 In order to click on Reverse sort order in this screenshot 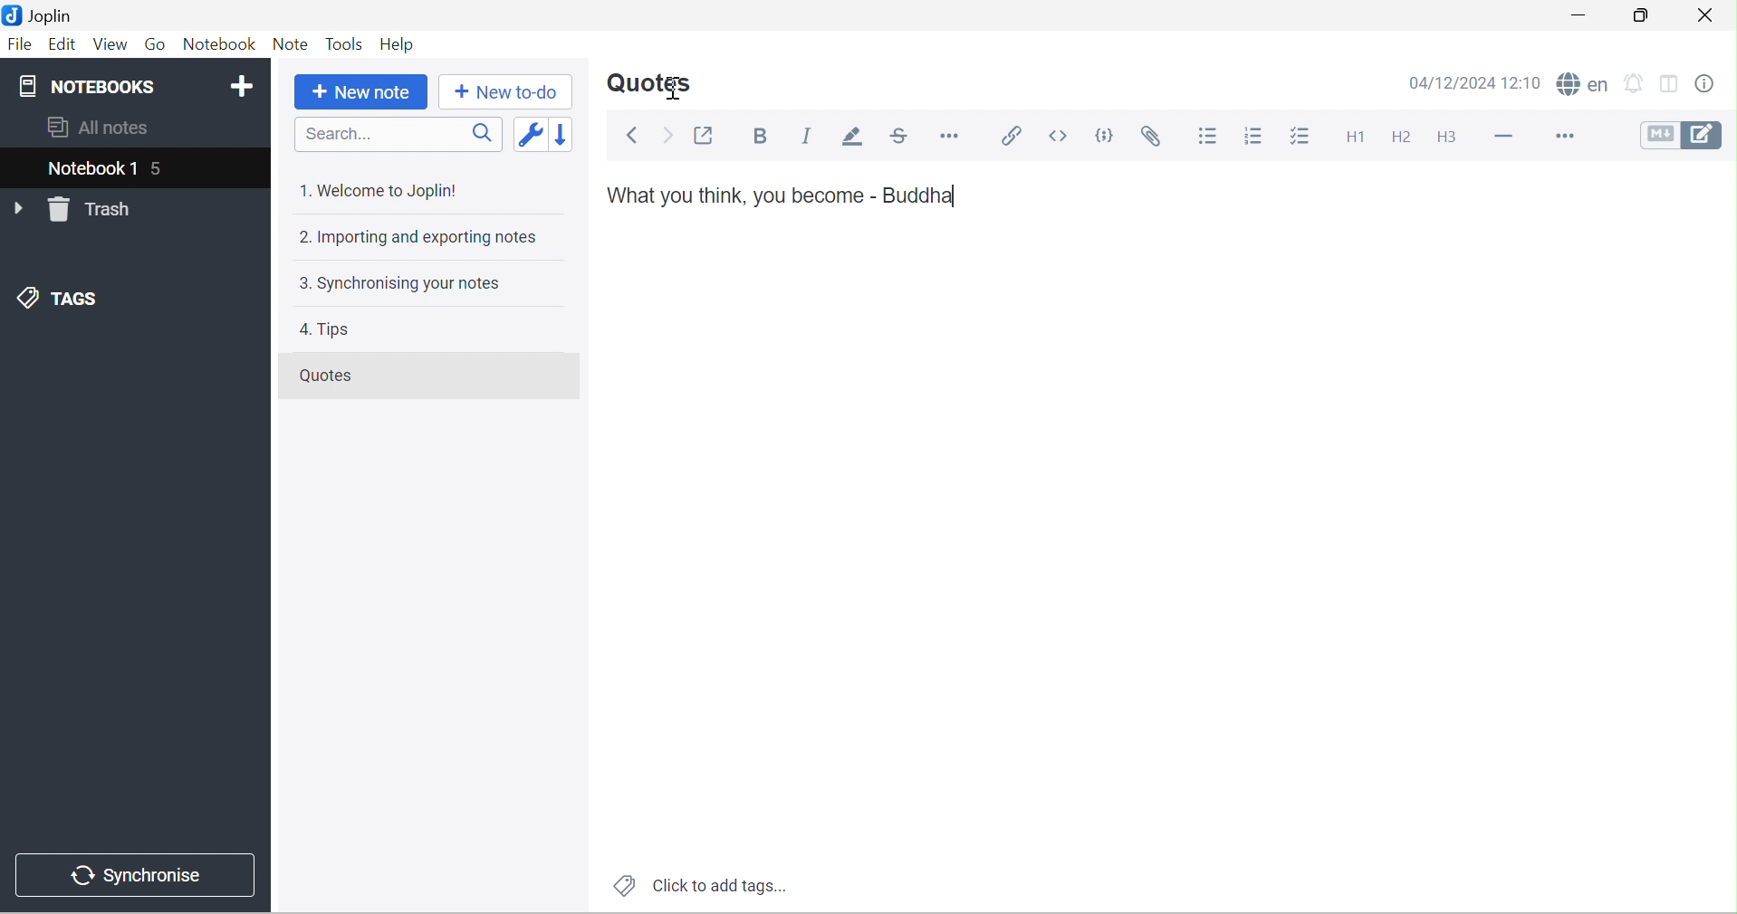, I will do `click(565, 131)`.